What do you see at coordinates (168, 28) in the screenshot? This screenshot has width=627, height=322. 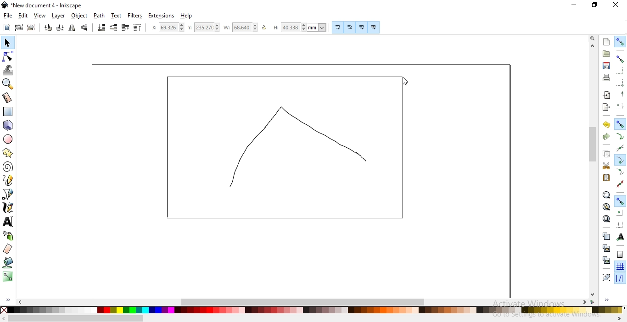 I see `horizontal coordinate of selection` at bounding box center [168, 28].